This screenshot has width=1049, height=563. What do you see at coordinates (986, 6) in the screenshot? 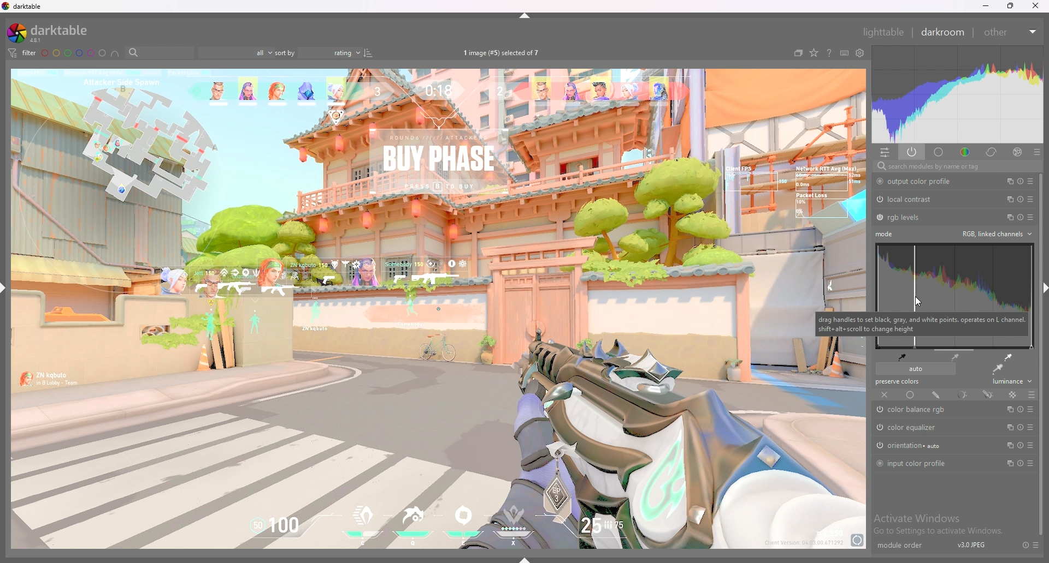
I see `minimize` at bounding box center [986, 6].